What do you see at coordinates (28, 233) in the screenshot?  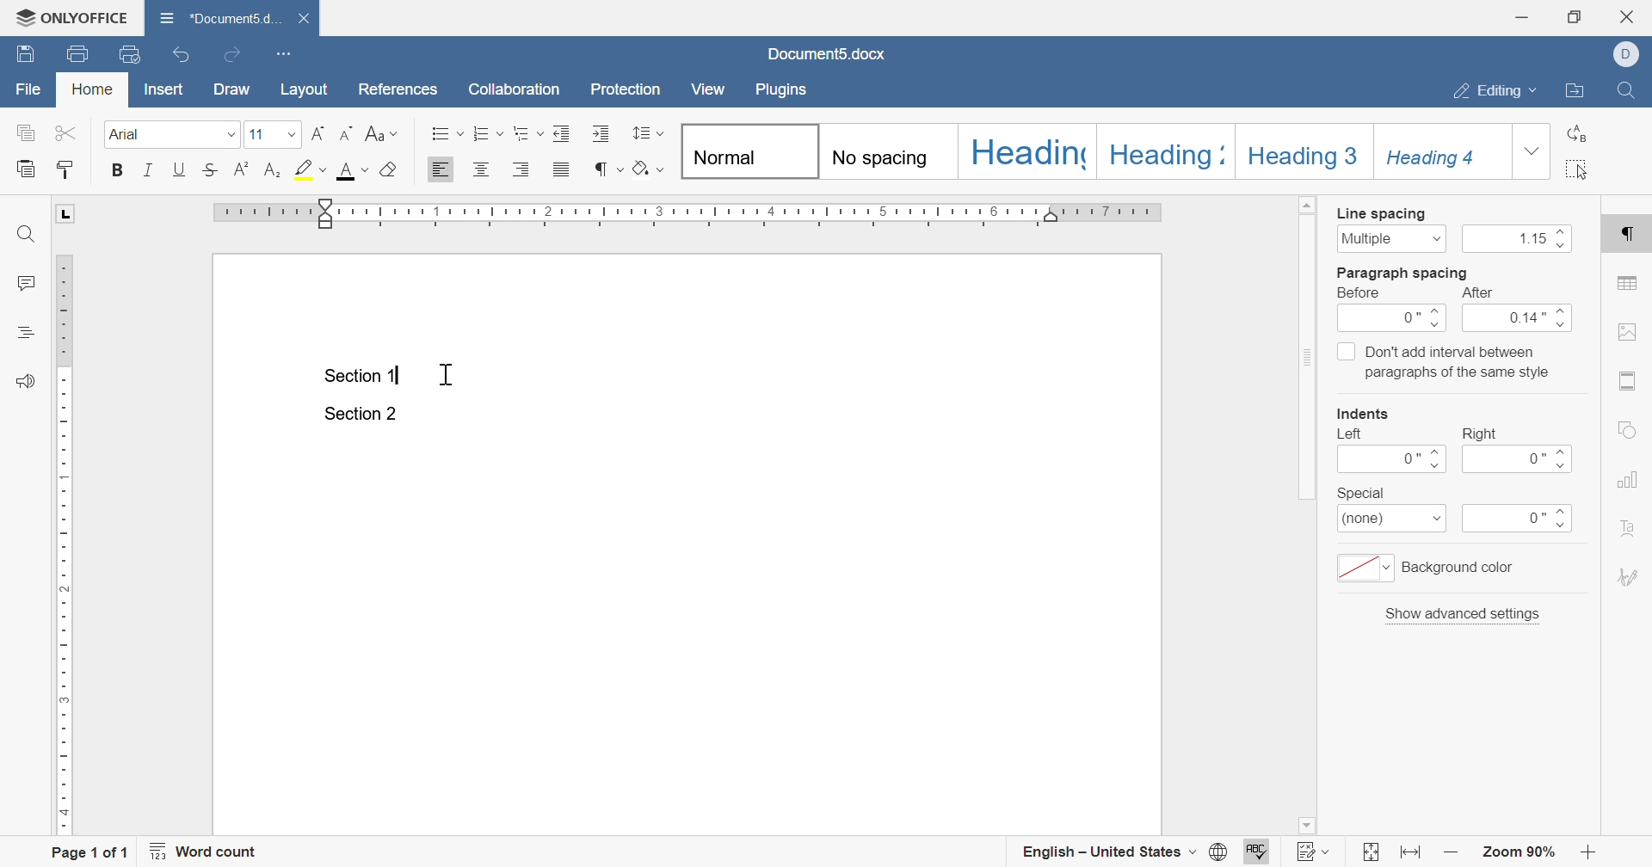 I see `find` at bounding box center [28, 233].